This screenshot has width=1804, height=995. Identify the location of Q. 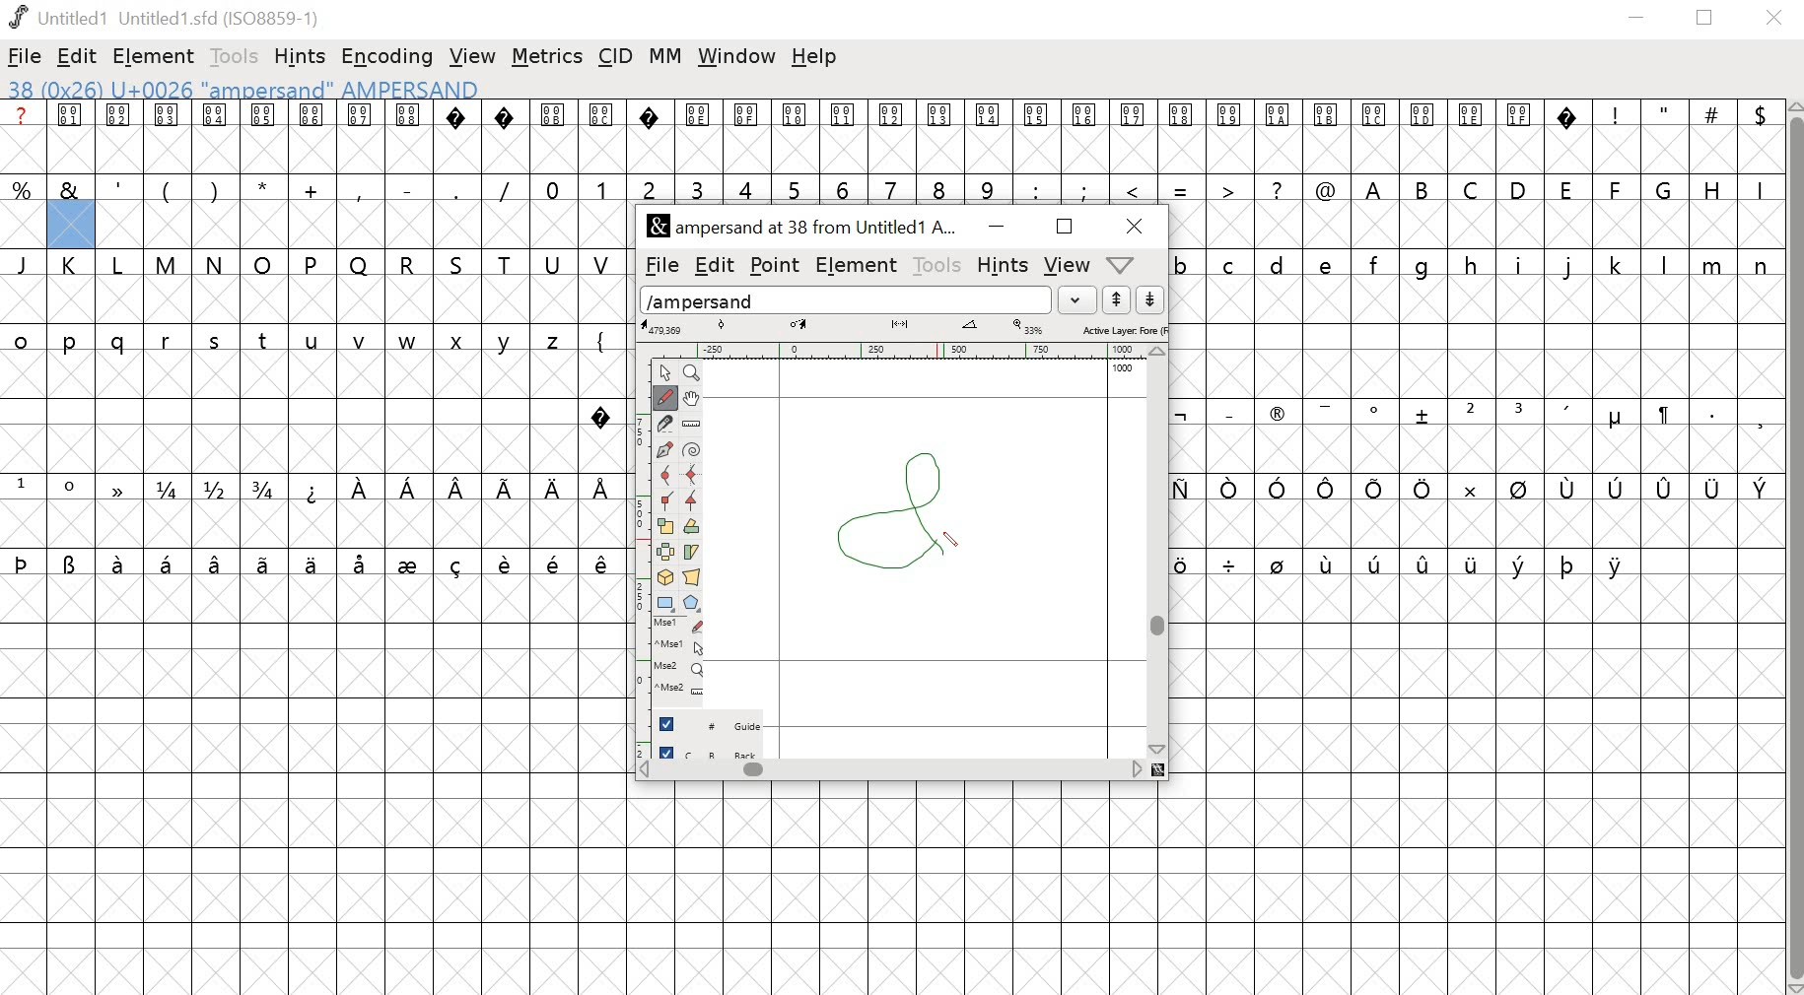
(359, 264).